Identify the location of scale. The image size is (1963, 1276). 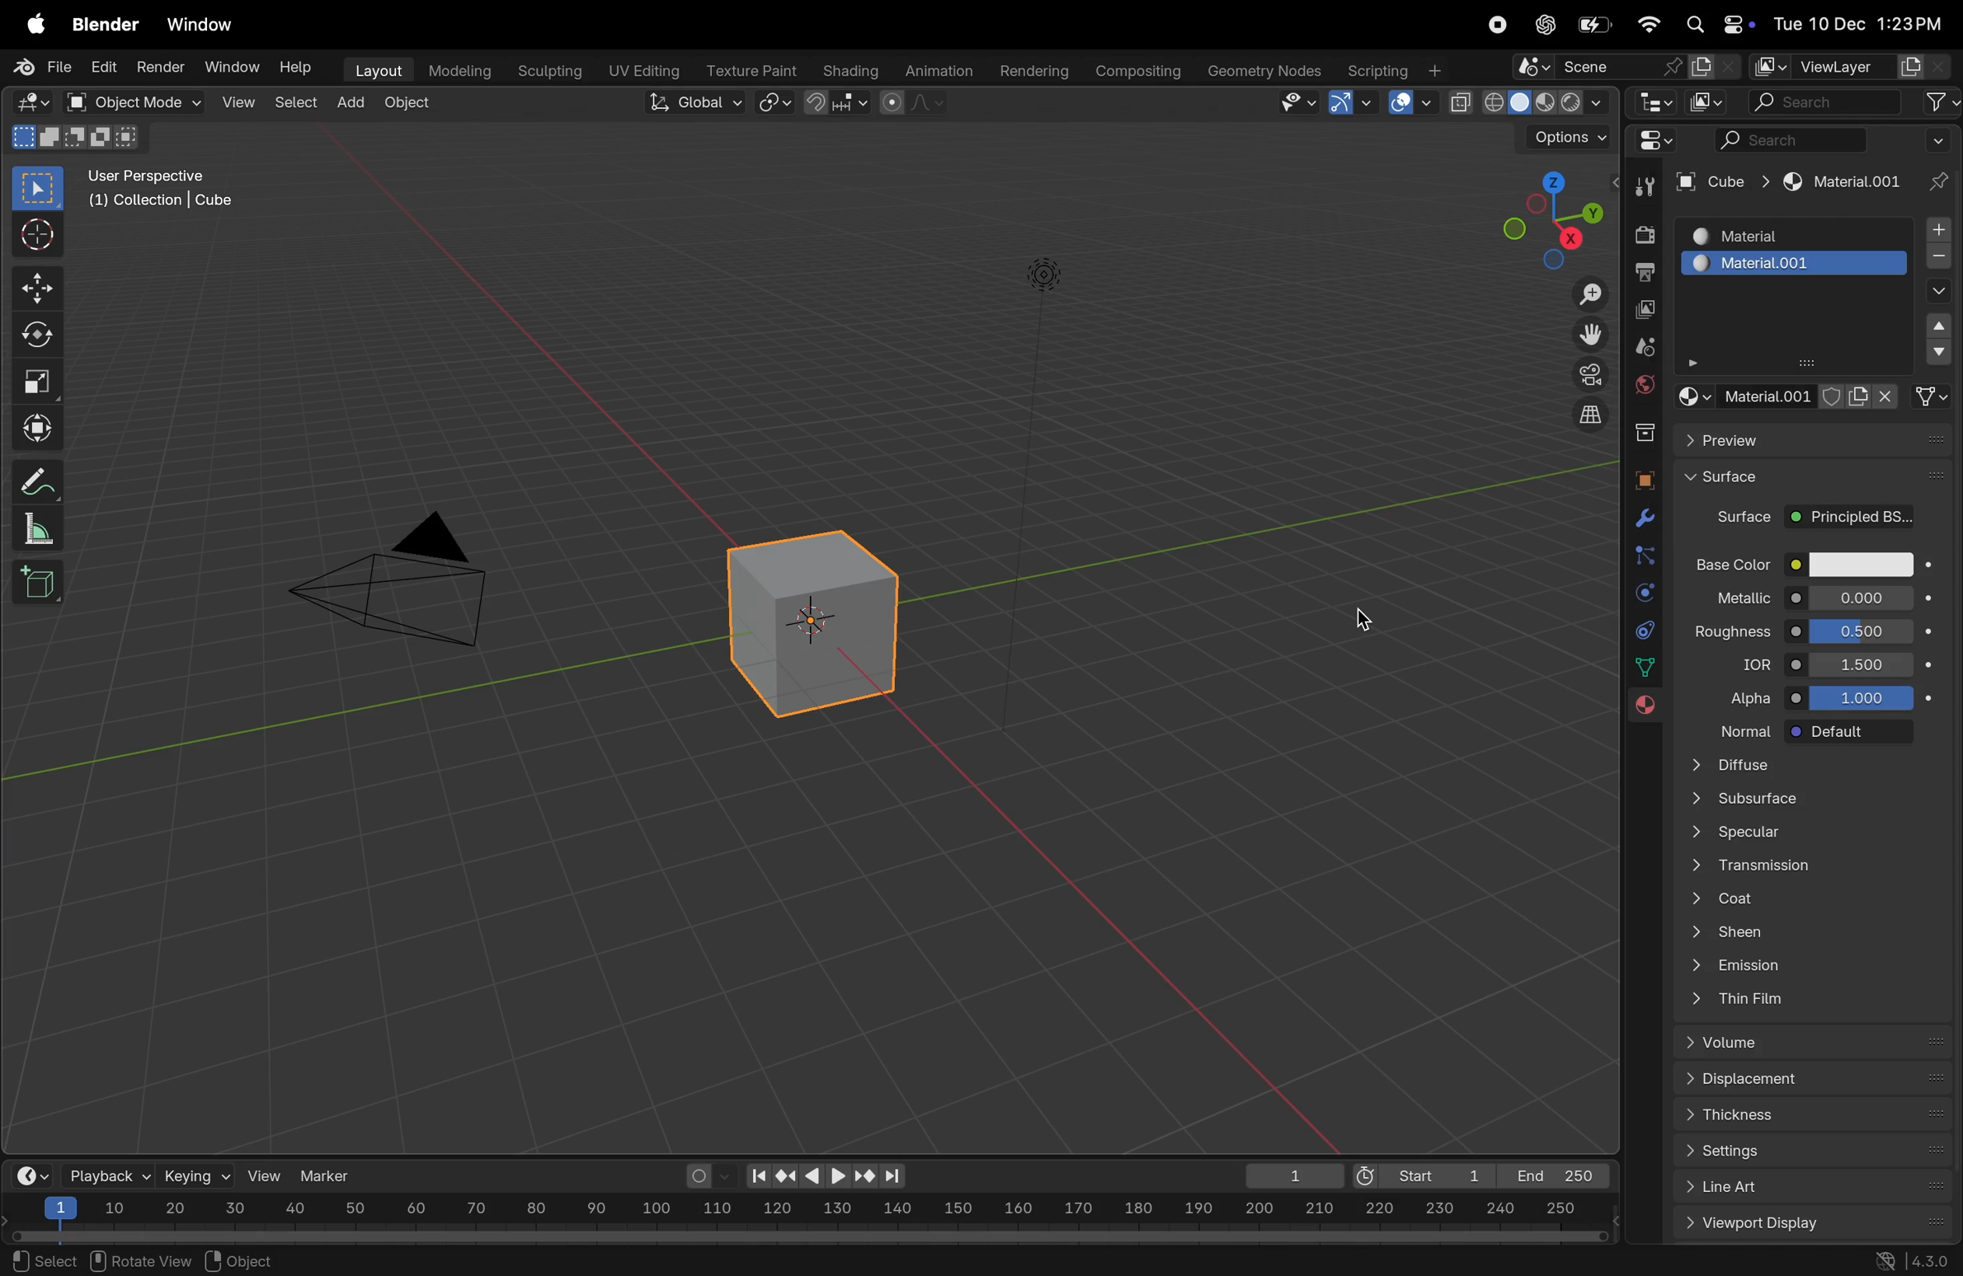
(32, 528).